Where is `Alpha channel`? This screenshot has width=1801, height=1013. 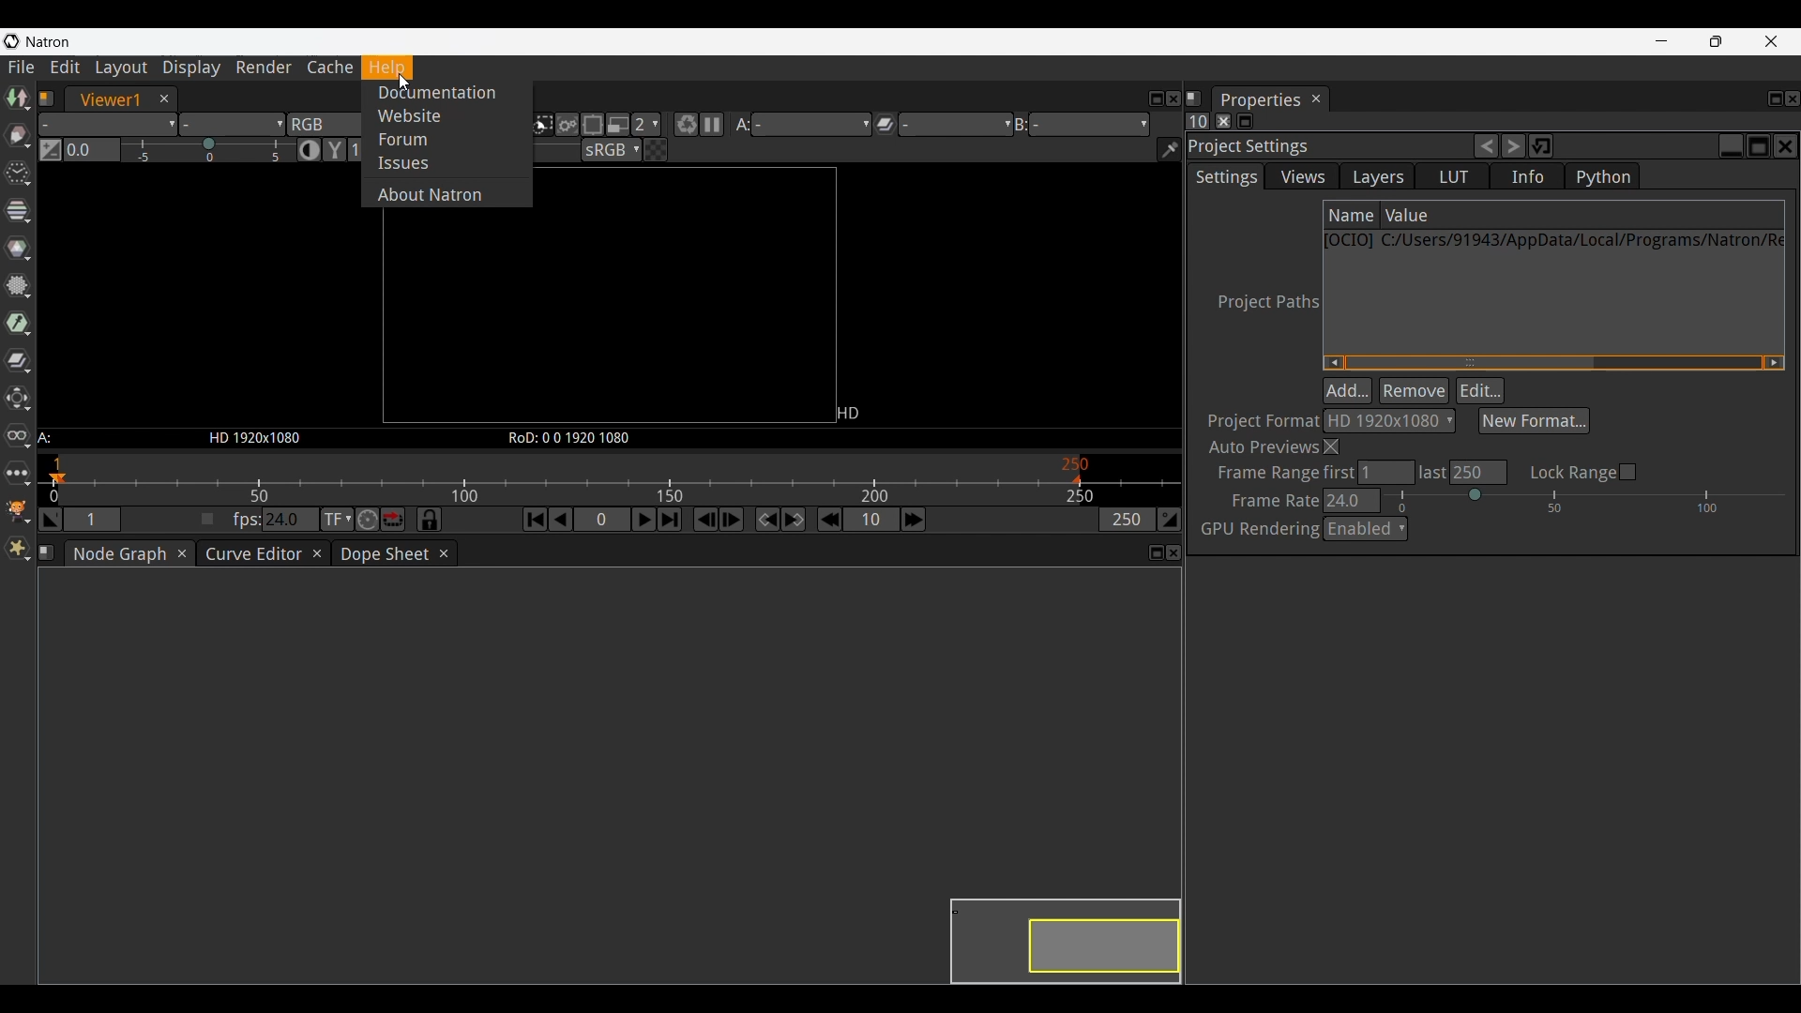
Alpha channel is located at coordinates (232, 125).